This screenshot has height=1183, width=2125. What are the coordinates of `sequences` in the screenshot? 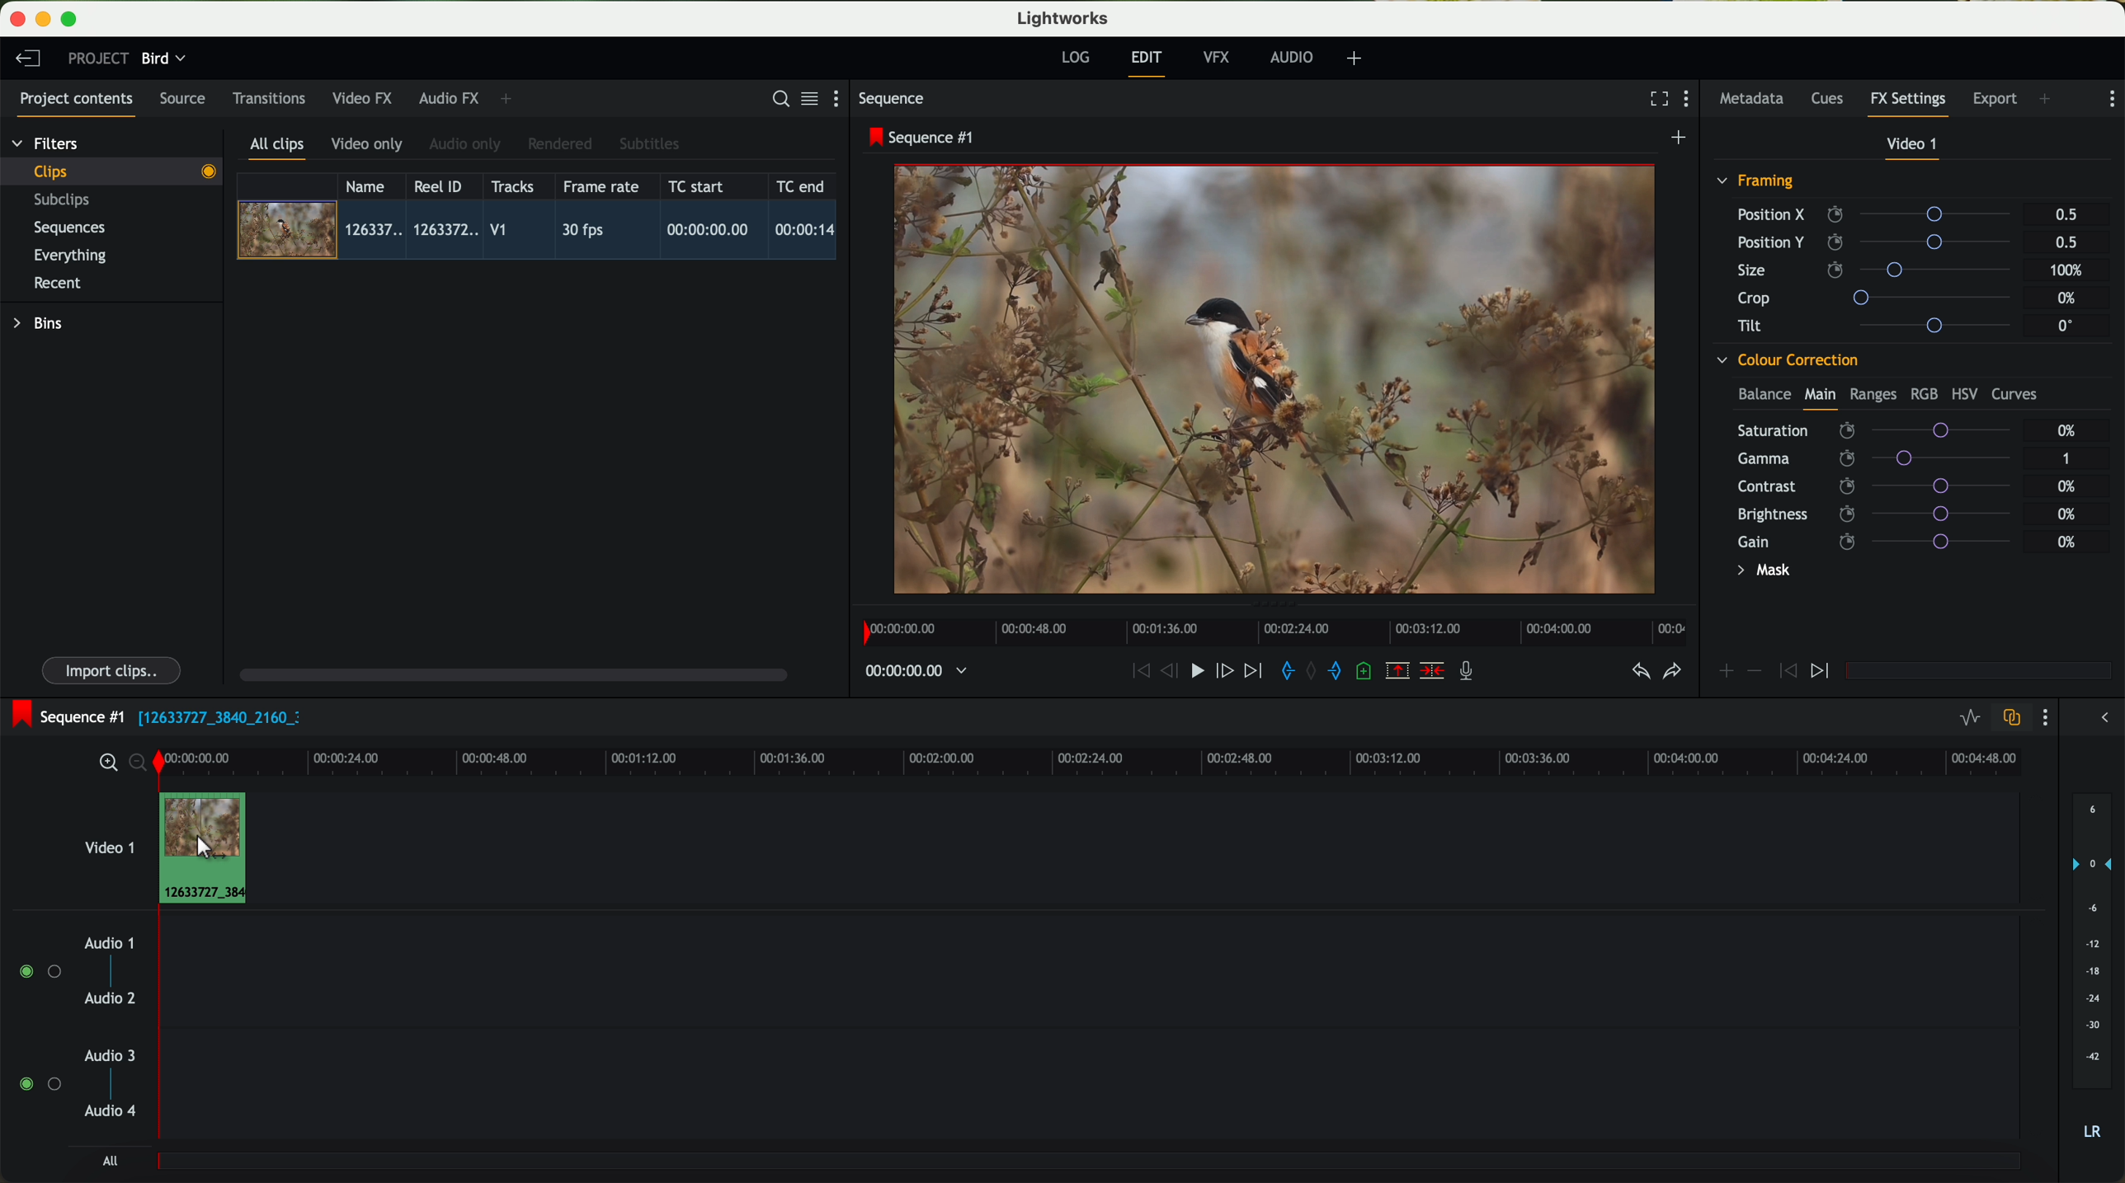 It's located at (69, 228).